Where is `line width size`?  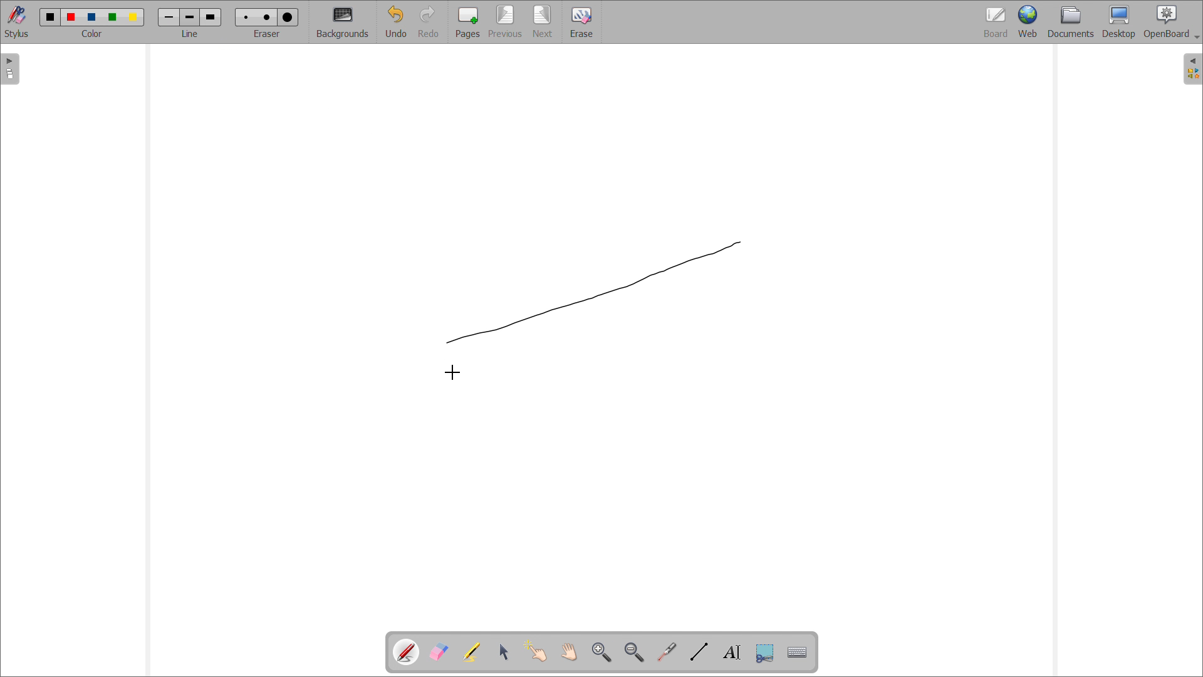
line width size is located at coordinates (190, 18).